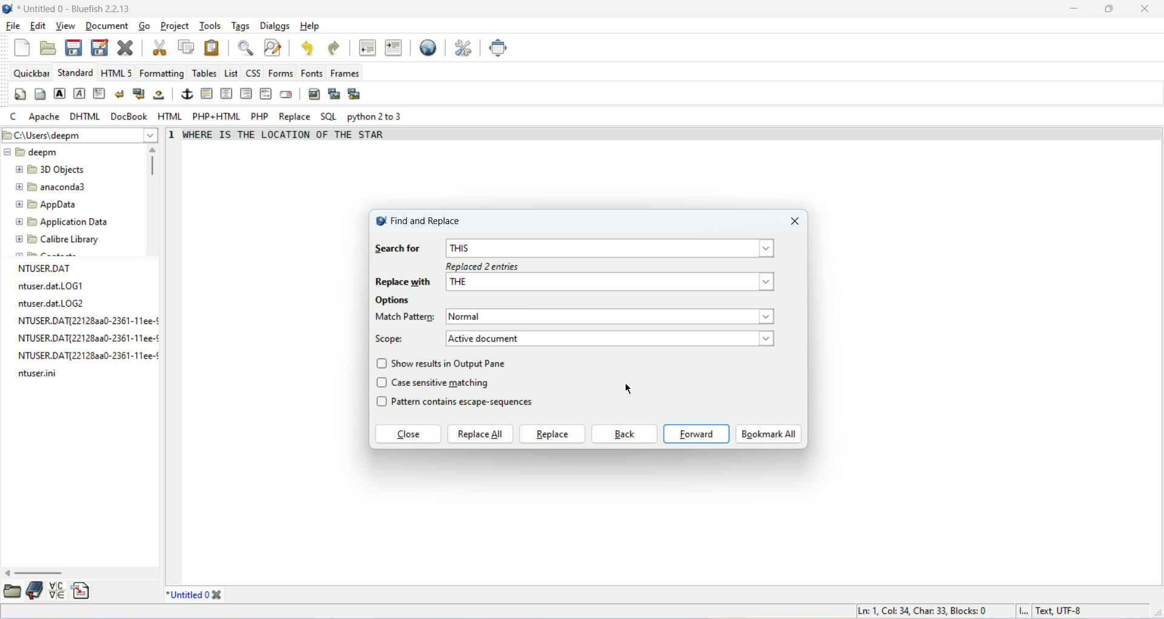 Image resolution: width=1164 pixels, height=619 pixels. Describe the element at coordinates (87, 357) in the screenshot. I see `file name` at that location.